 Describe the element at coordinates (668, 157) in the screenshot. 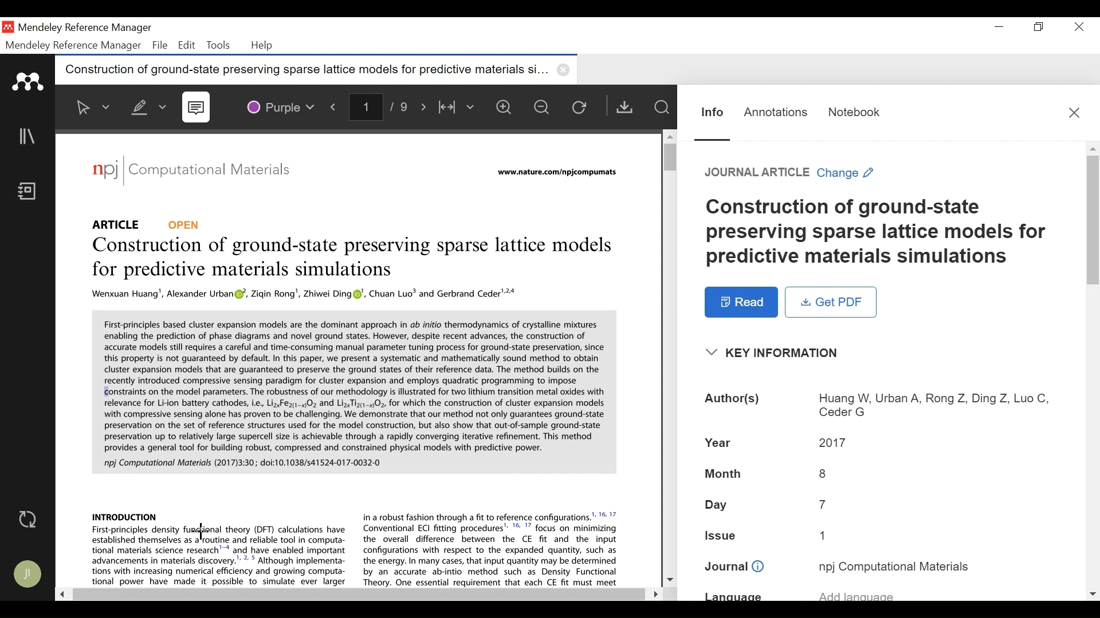

I see `Vertical Scroll bar` at that location.